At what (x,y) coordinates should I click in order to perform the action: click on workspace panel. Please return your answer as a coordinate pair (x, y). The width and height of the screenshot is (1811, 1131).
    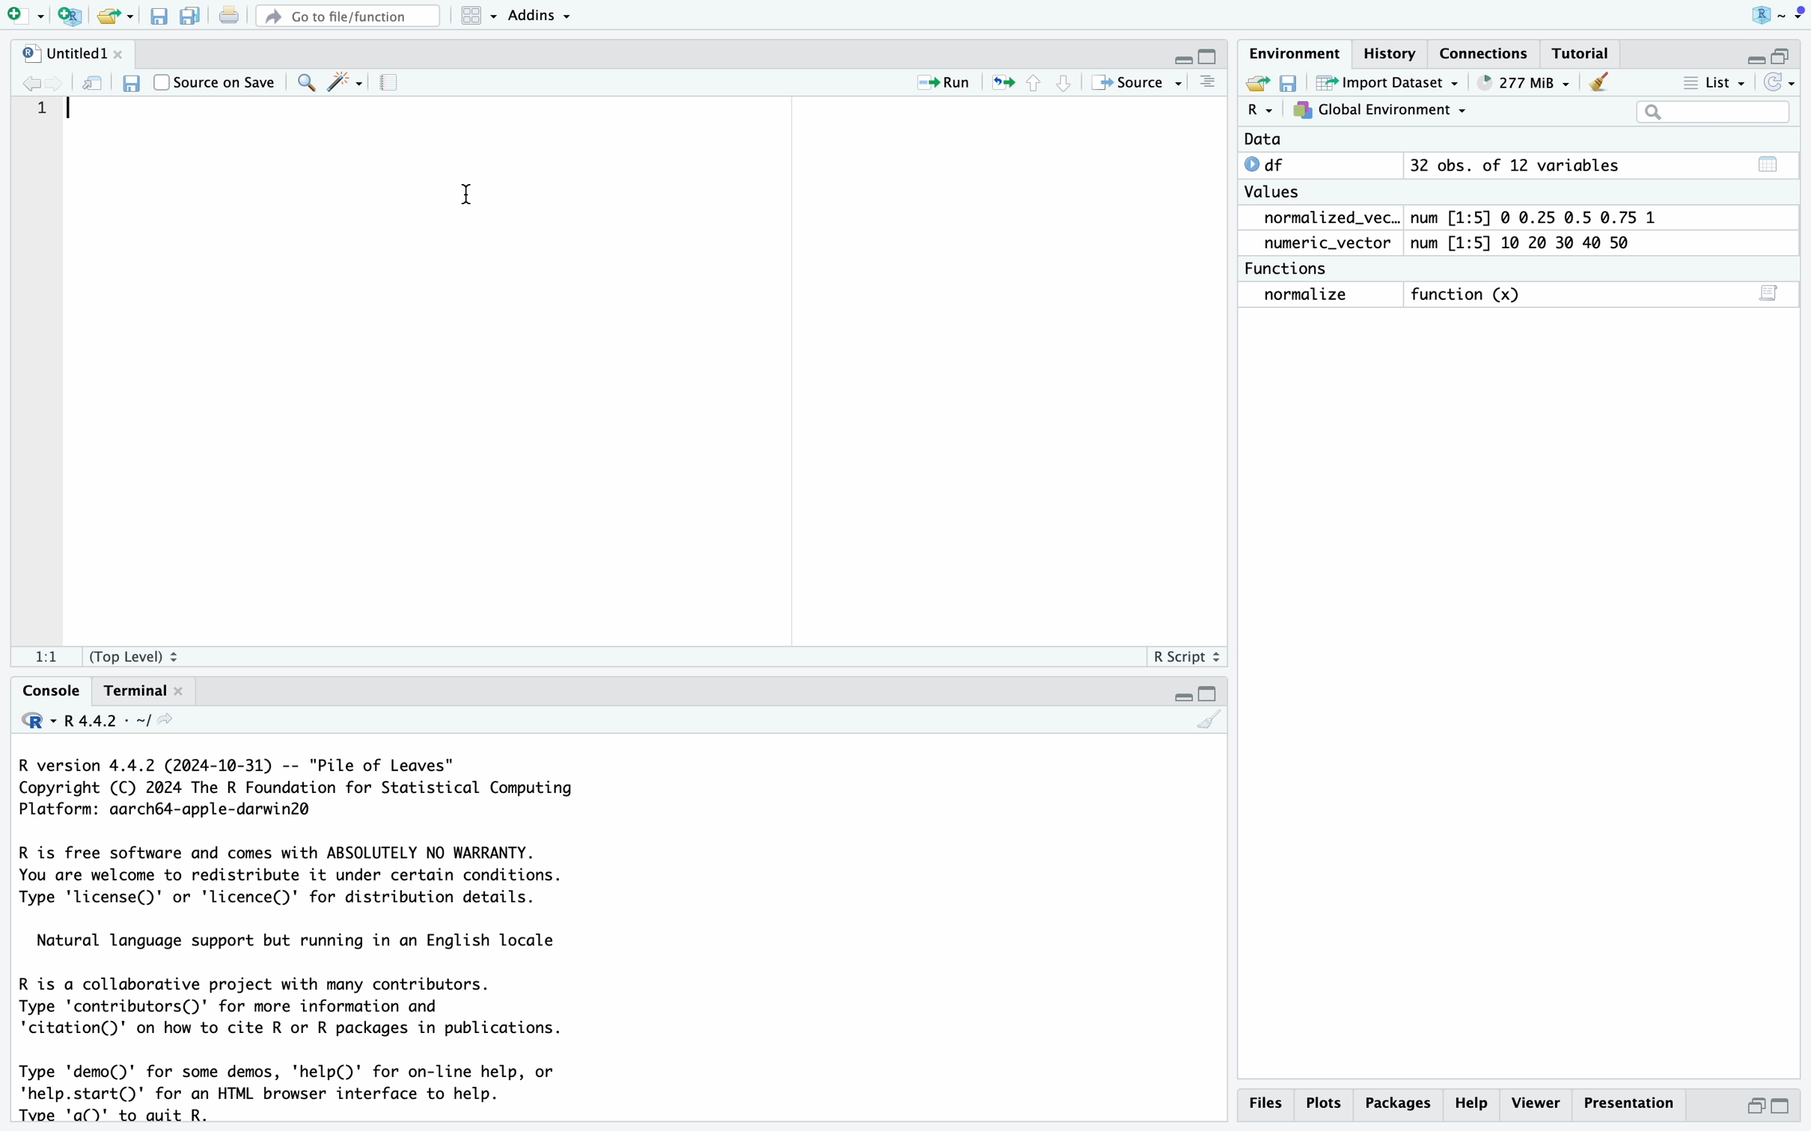
    Looking at the image, I should click on (471, 16).